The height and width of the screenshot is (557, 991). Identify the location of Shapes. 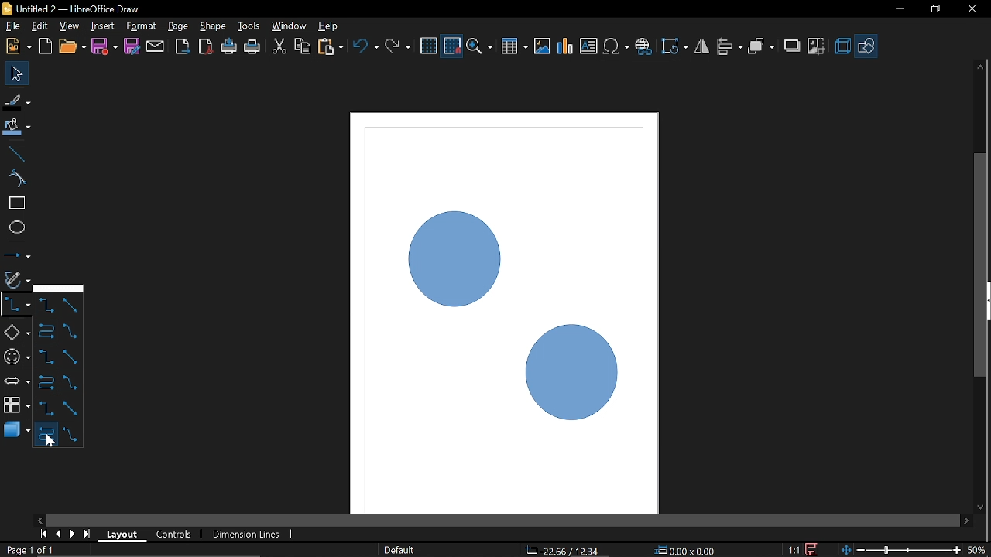
(868, 45).